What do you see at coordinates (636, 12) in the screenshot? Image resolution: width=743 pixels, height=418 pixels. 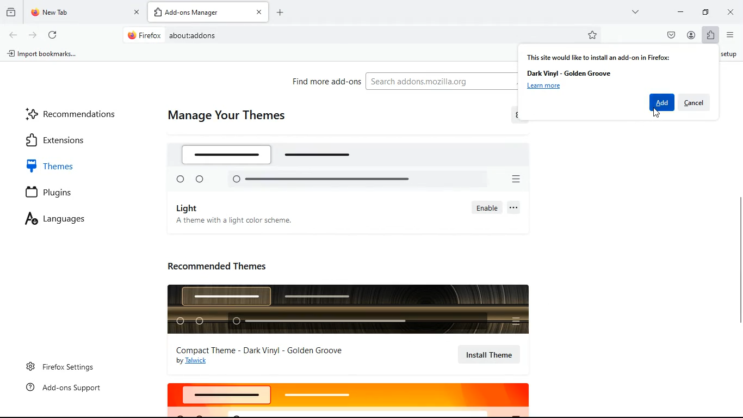 I see `more` at bounding box center [636, 12].